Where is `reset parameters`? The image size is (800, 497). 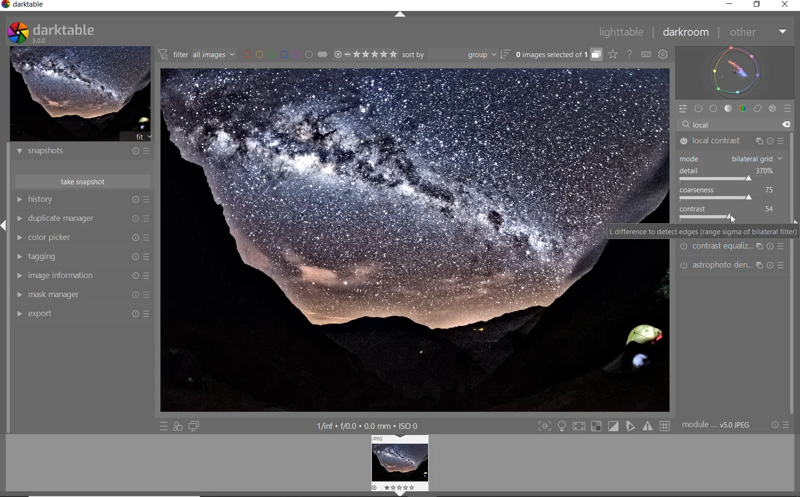 reset parameters is located at coordinates (772, 265).